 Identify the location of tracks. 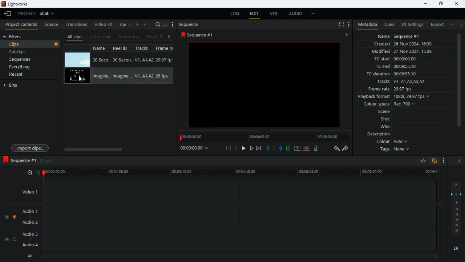
(144, 64).